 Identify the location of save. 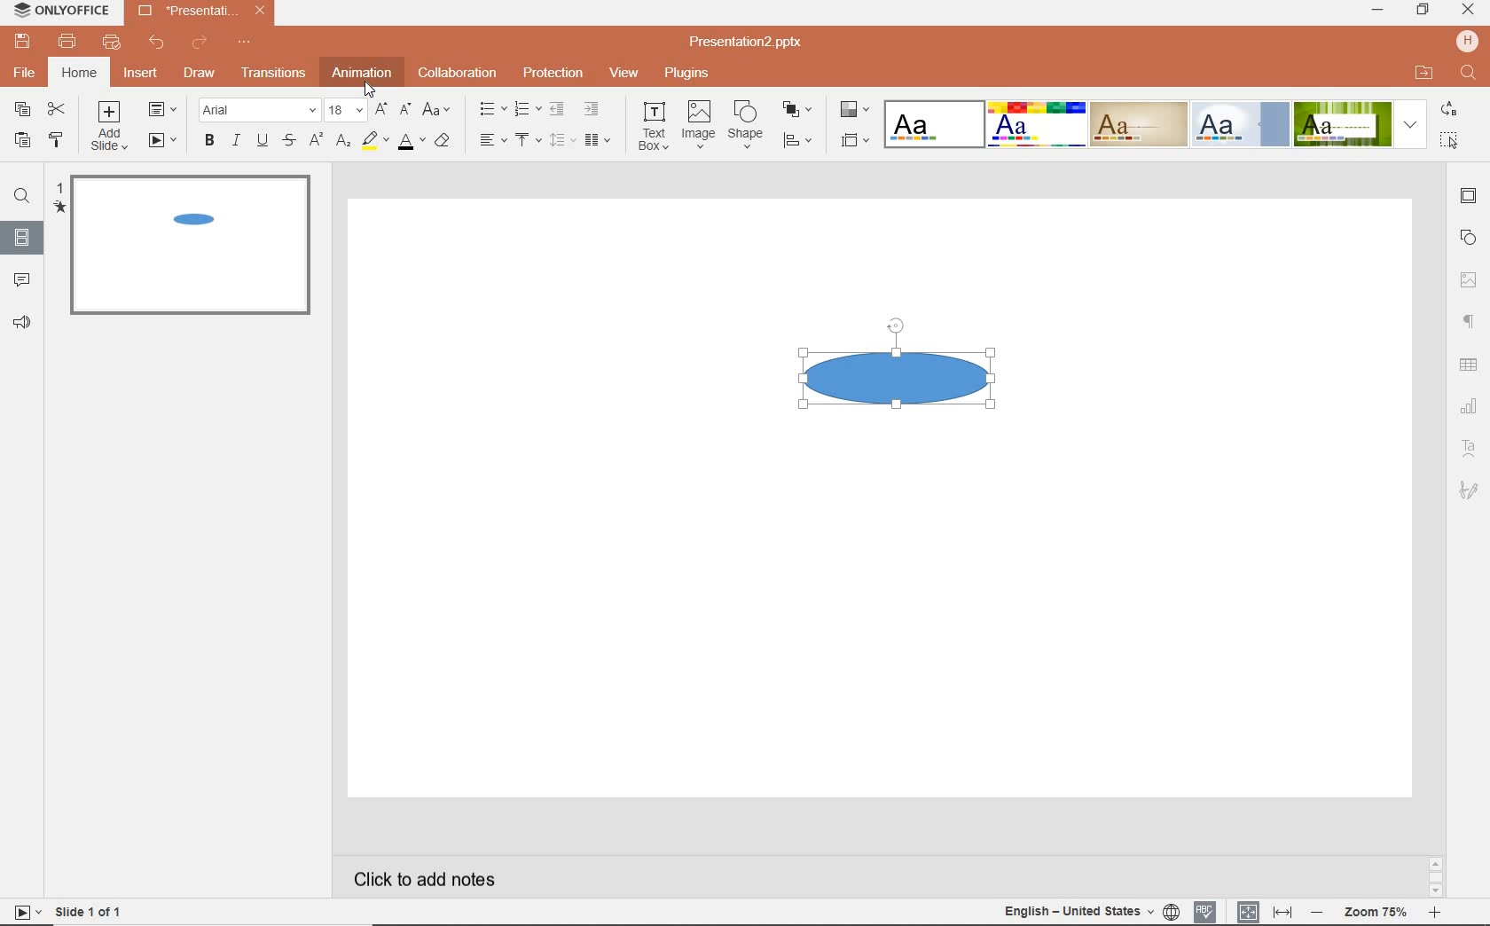
(22, 43).